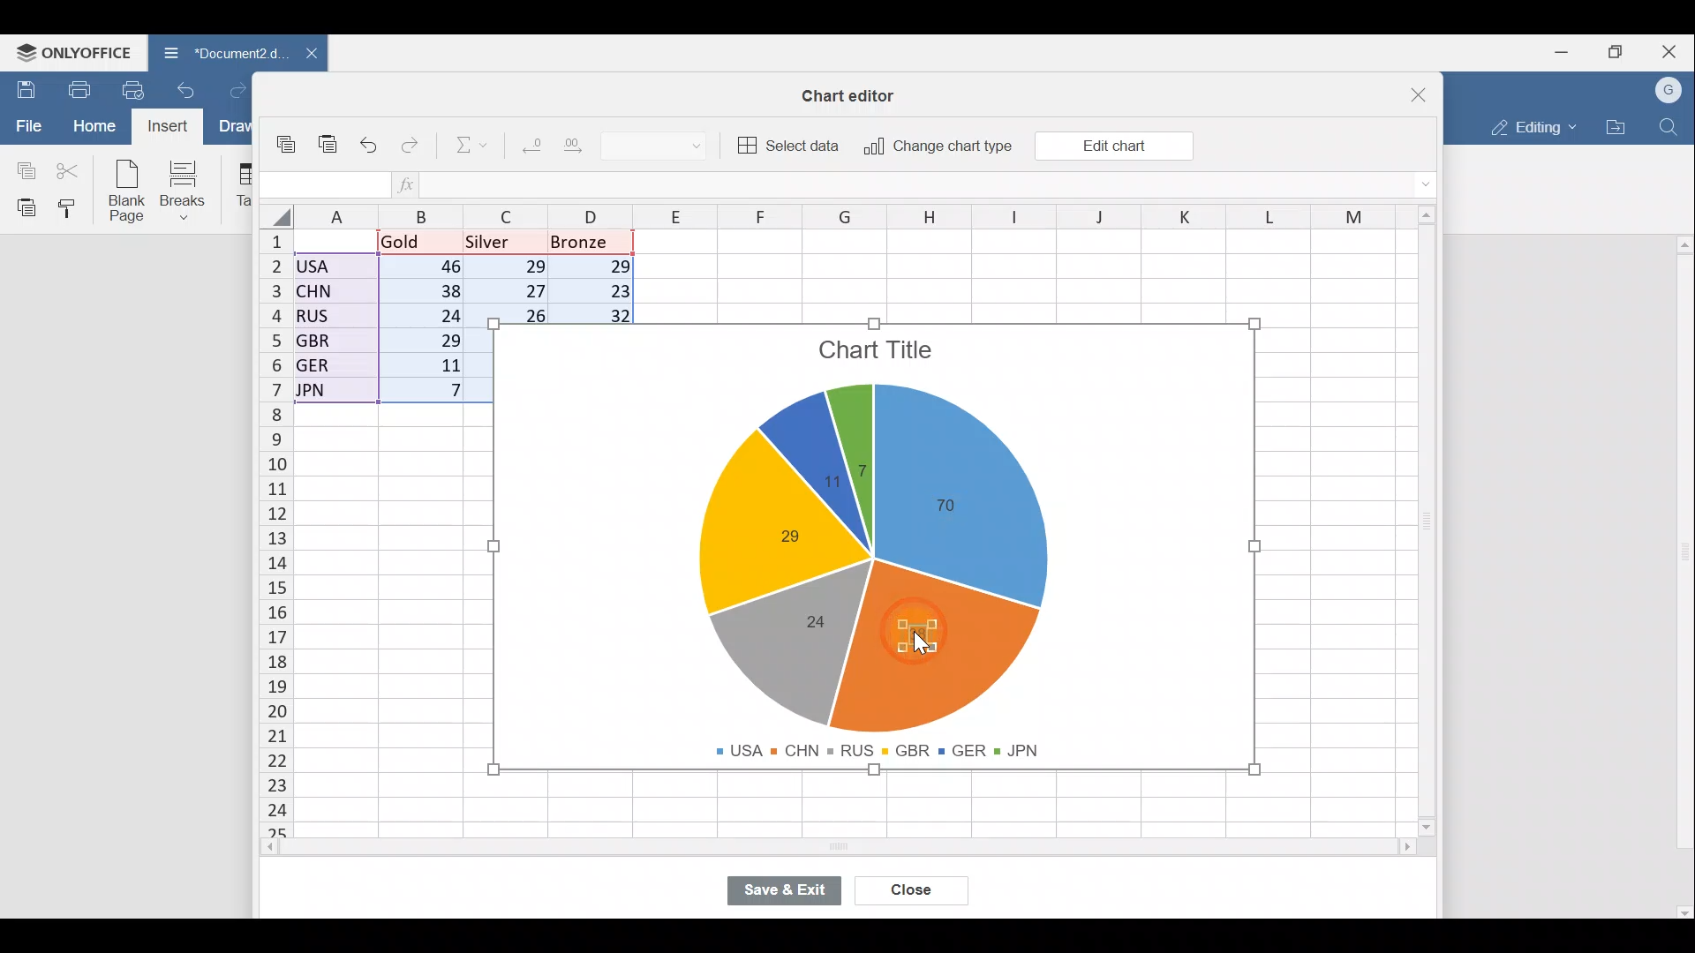 This screenshot has height=953, width=1695. Describe the element at coordinates (661, 143) in the screenshot. I see `Number format` at that location.